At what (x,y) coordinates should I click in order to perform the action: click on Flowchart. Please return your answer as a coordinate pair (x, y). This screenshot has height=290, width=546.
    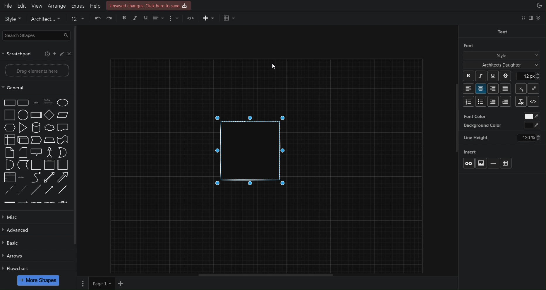
    Looking at the image, I should click on (17, 267).